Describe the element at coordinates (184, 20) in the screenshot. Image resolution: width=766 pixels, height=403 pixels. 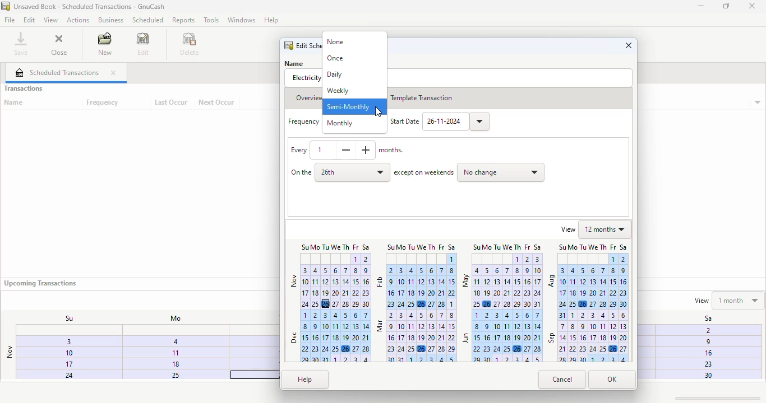
I see `reports` at that location.